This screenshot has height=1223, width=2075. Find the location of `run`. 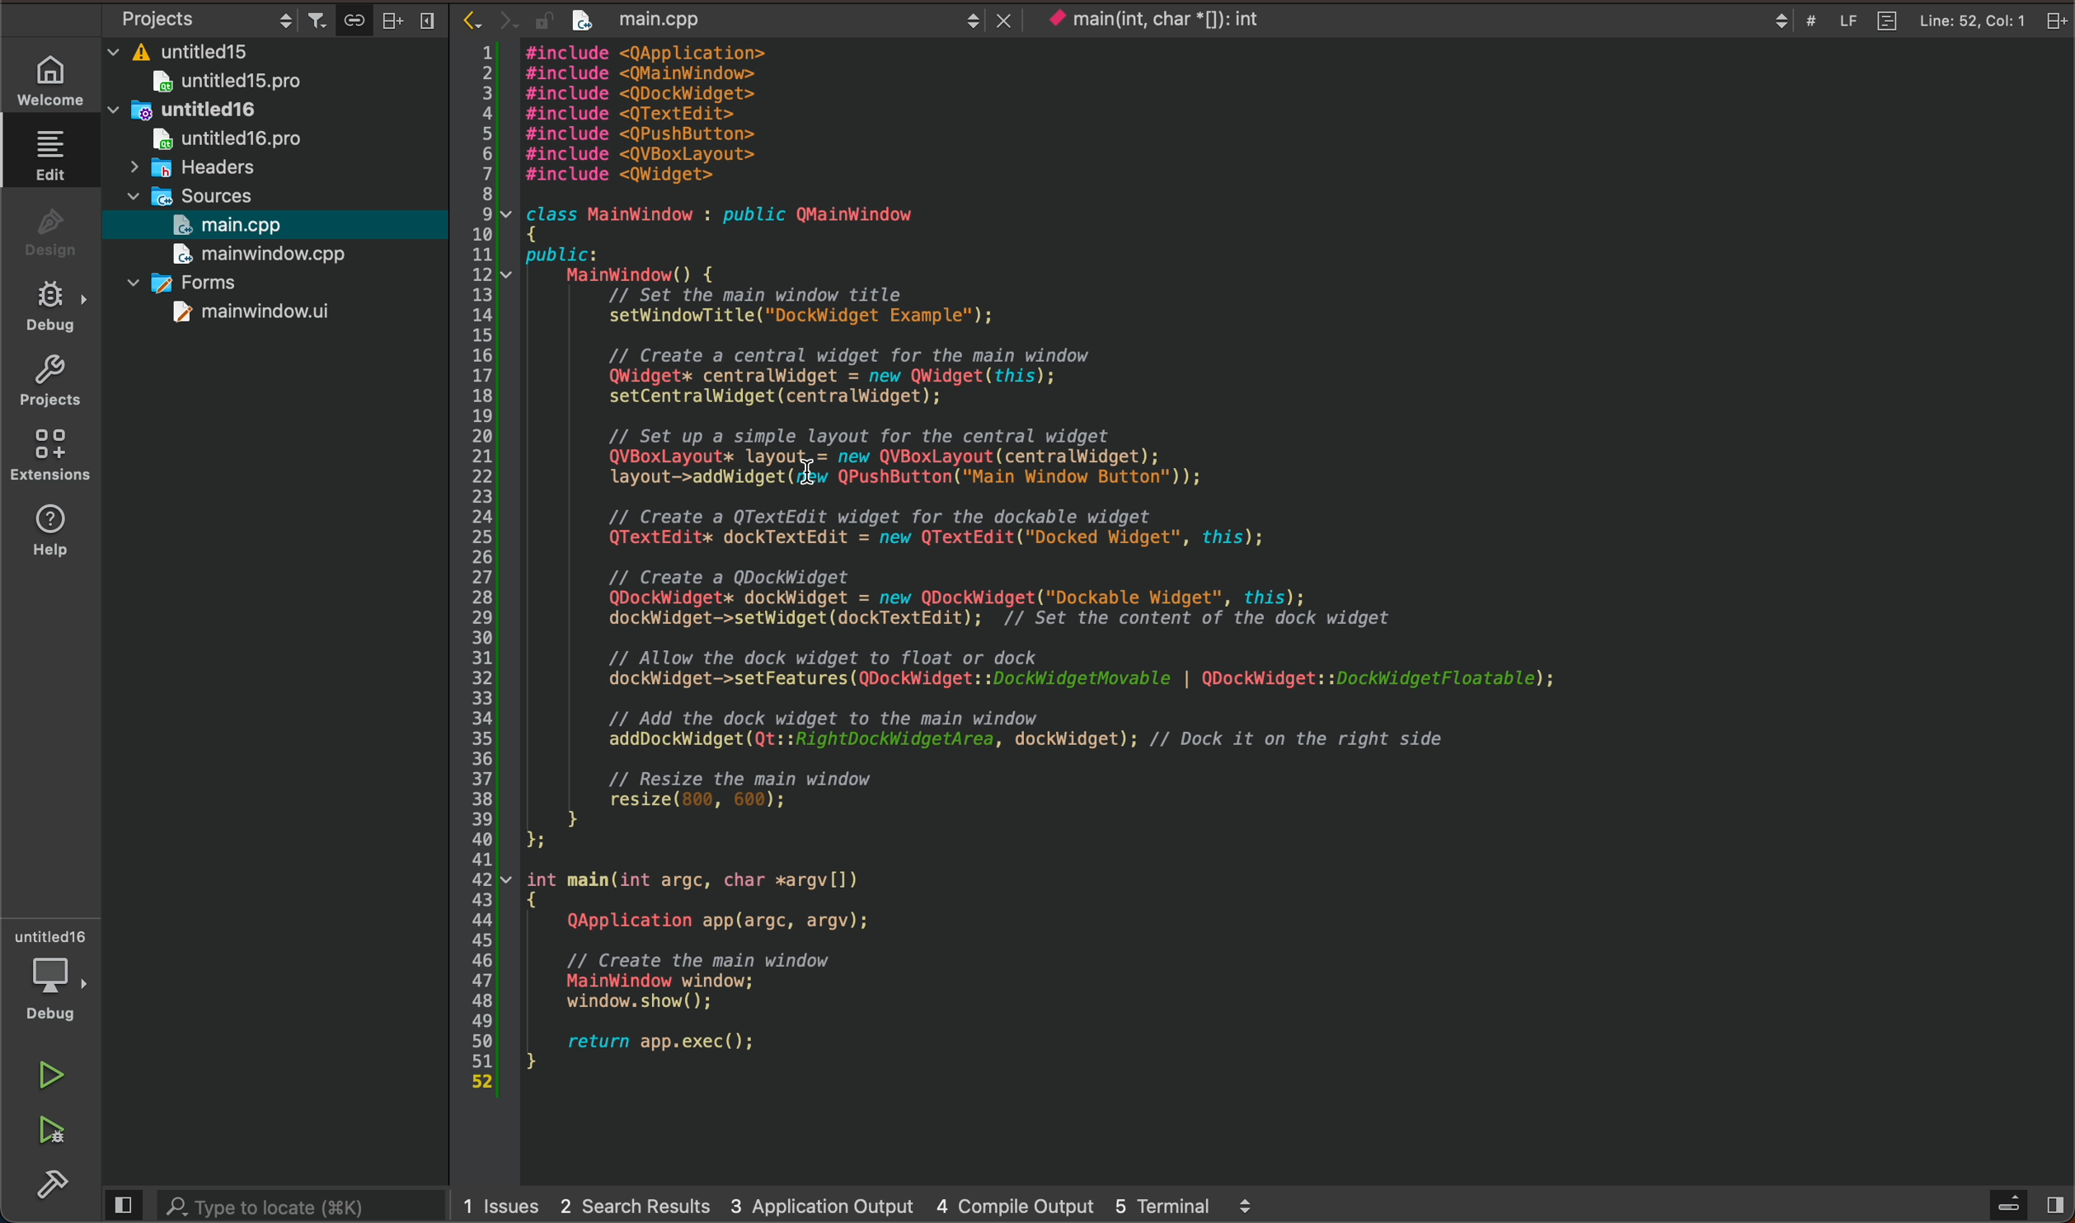

run is located at coordinates (49, 1074).